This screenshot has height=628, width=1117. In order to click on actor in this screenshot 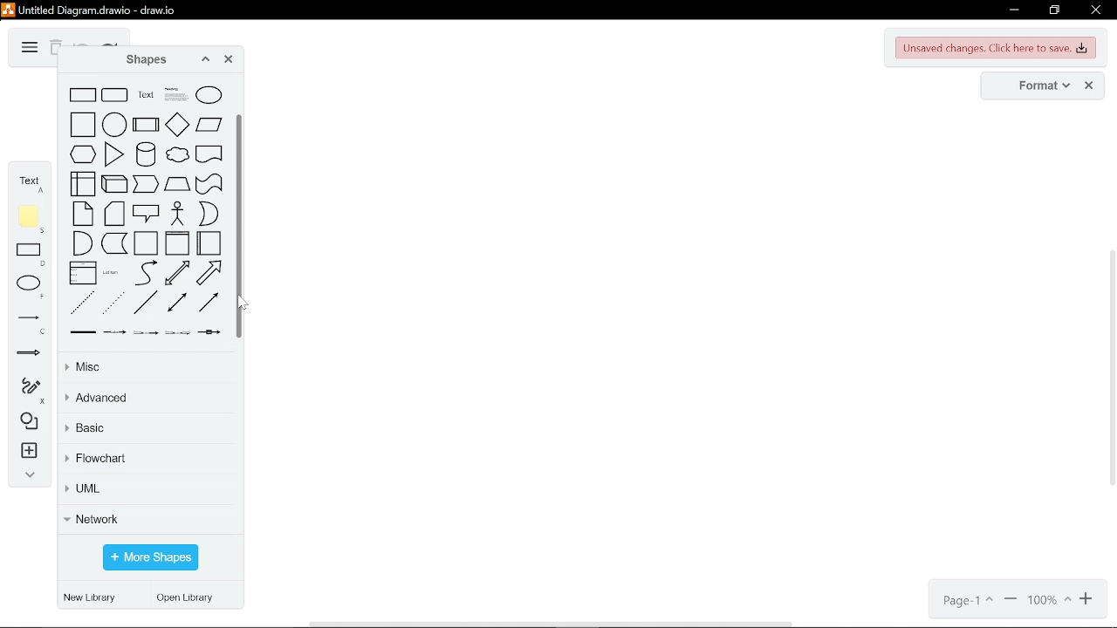, I will do `click(179, 214)`.